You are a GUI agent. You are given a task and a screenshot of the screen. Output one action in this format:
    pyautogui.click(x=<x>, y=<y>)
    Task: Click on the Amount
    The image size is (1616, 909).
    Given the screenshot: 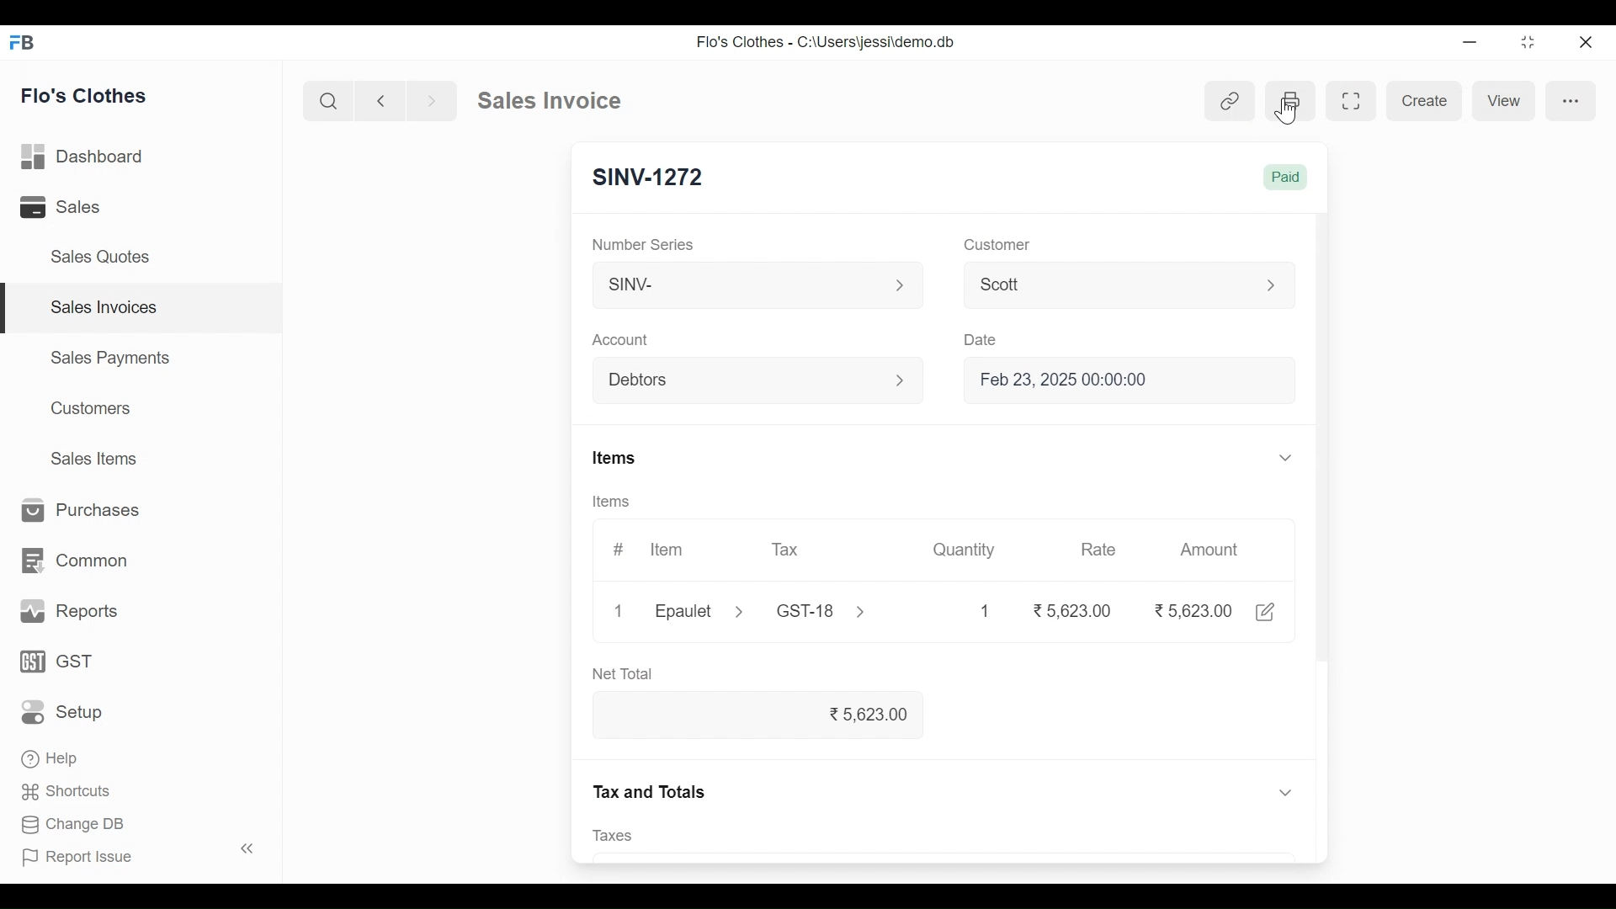 What is the action you would take?
    pyautogui.click(x=1208, y=547)
    